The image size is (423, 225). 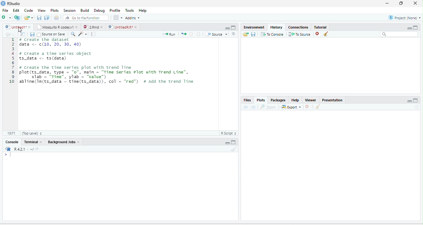 What do you see at coordinates (32, 133) in the screenshot?
I see `(Top Level)` at bounding box center [32, 133].